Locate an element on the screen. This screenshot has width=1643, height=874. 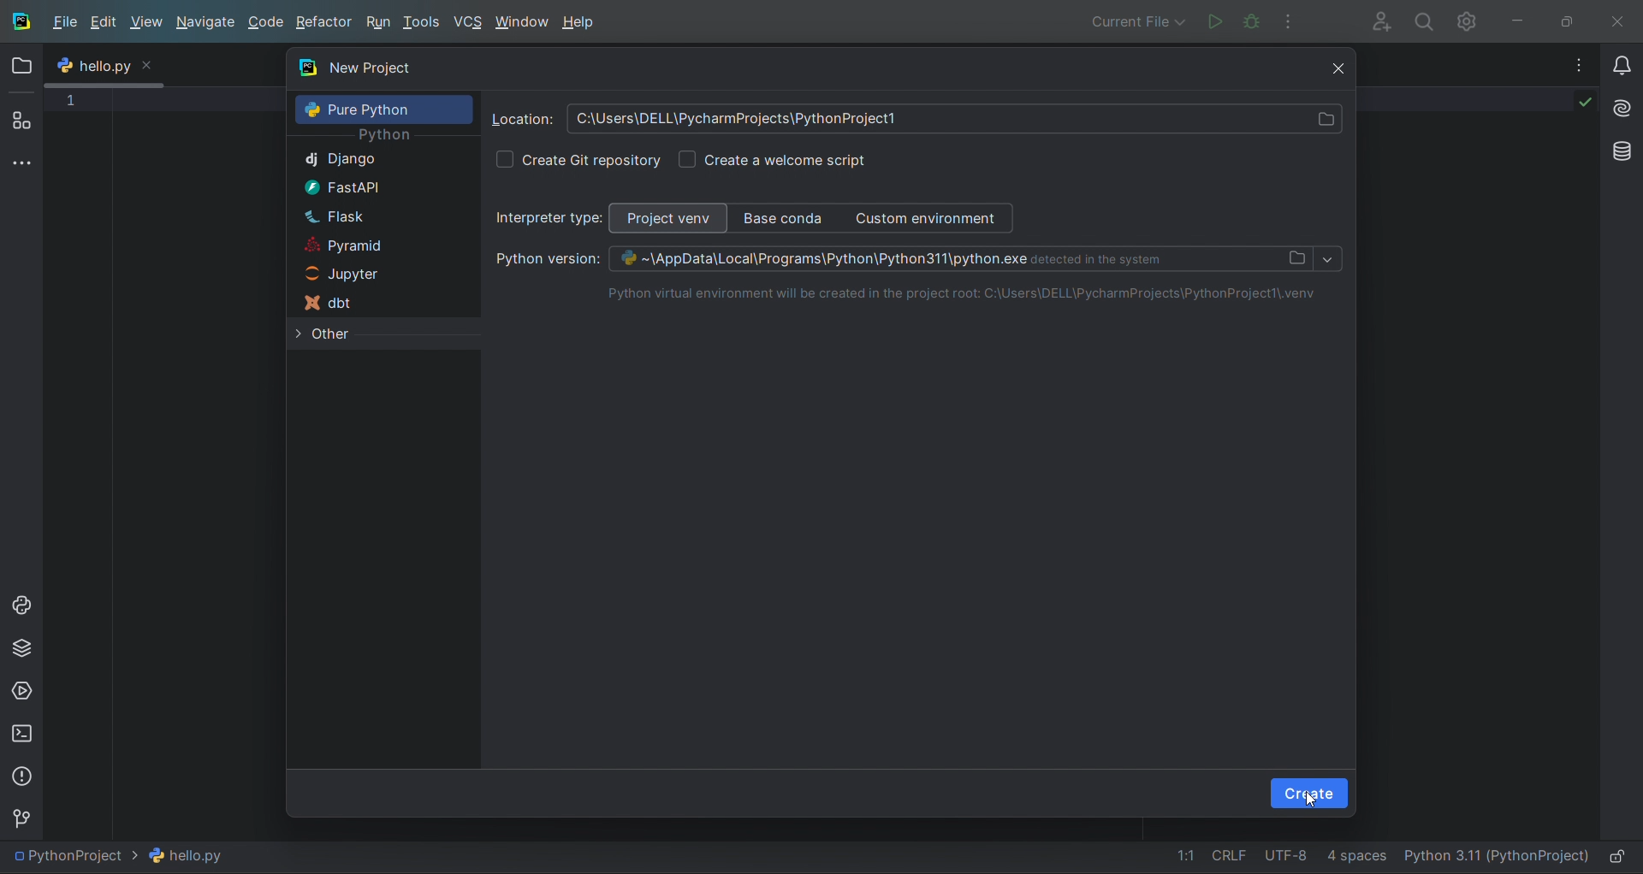
help is located at coordinates (585, 22).